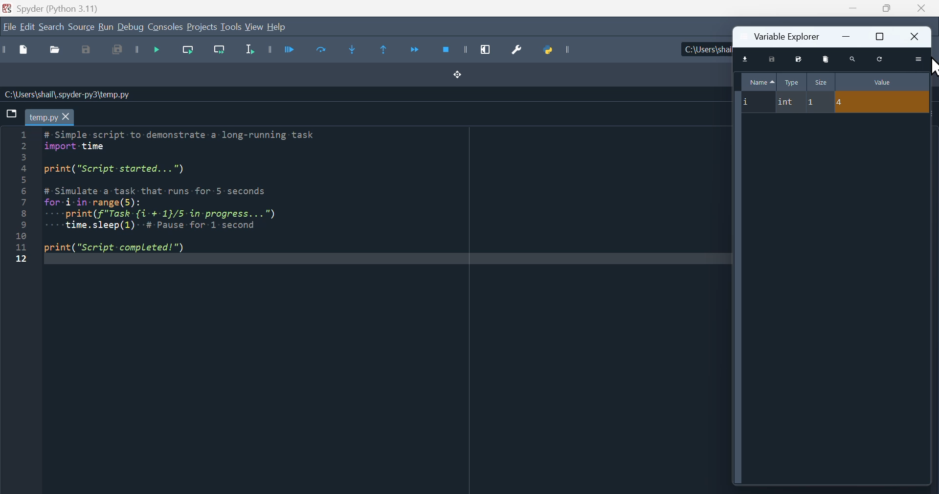  I want to click on options, so click(920, 59).